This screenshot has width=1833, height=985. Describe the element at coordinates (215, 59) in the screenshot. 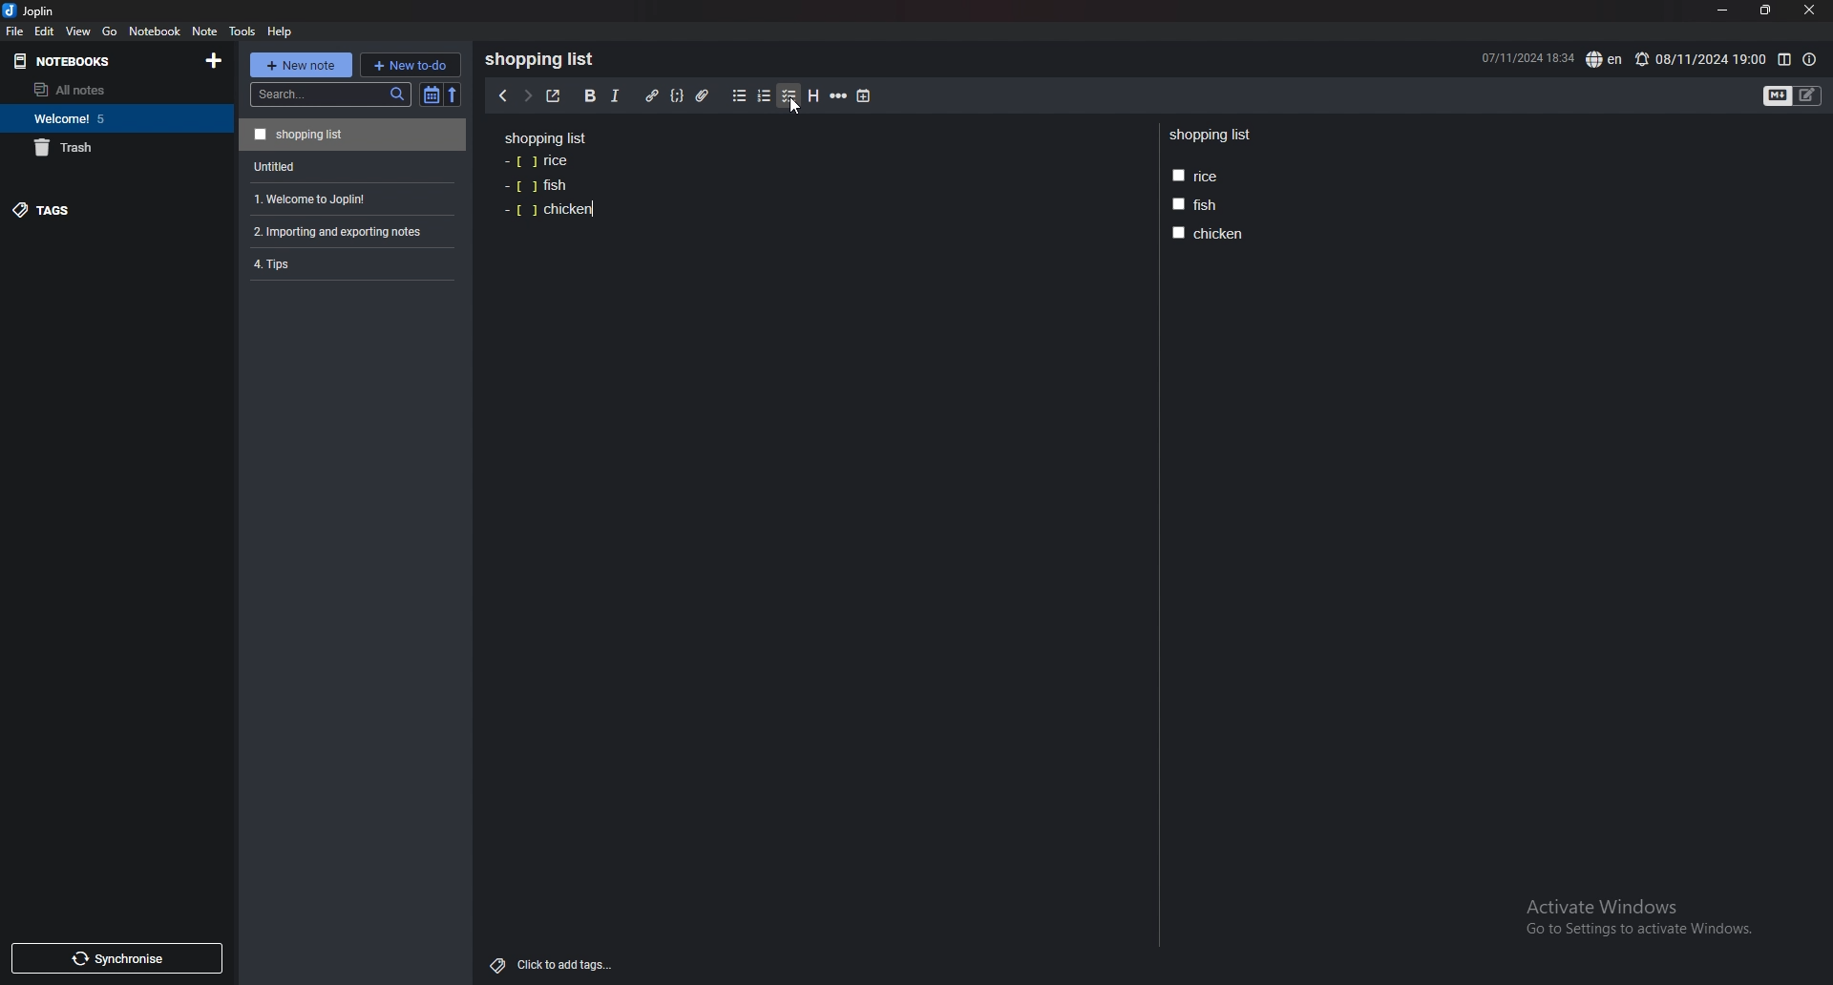

I see `add notebooks` at that location.